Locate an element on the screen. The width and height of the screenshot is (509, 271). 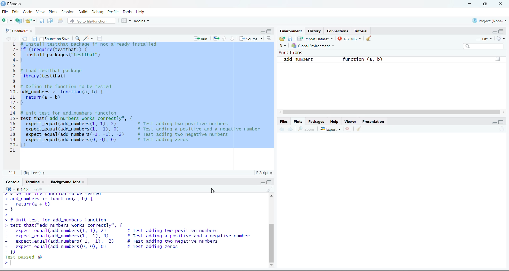
search is located at coordinates (484, 46).